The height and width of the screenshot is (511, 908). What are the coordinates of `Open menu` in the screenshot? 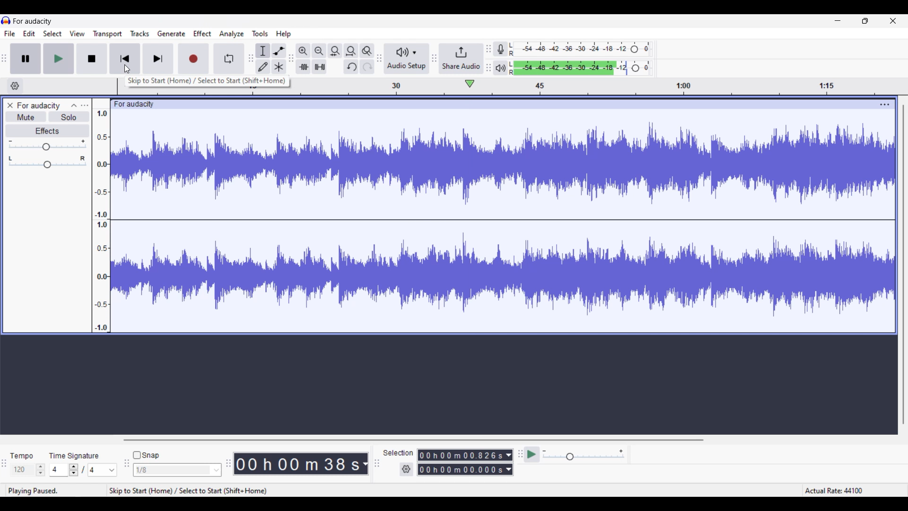 It's located at (85, 106).